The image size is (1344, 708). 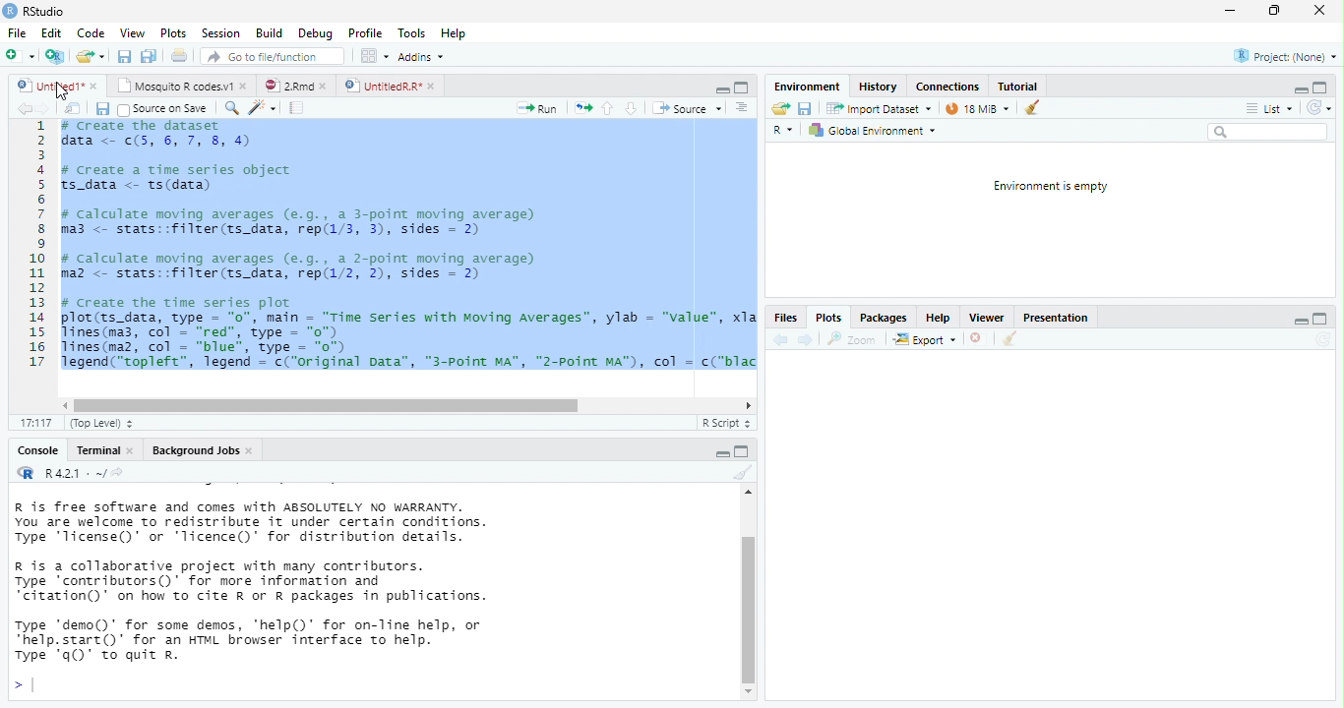 I want to click on New file, so click(x=19, y=56).